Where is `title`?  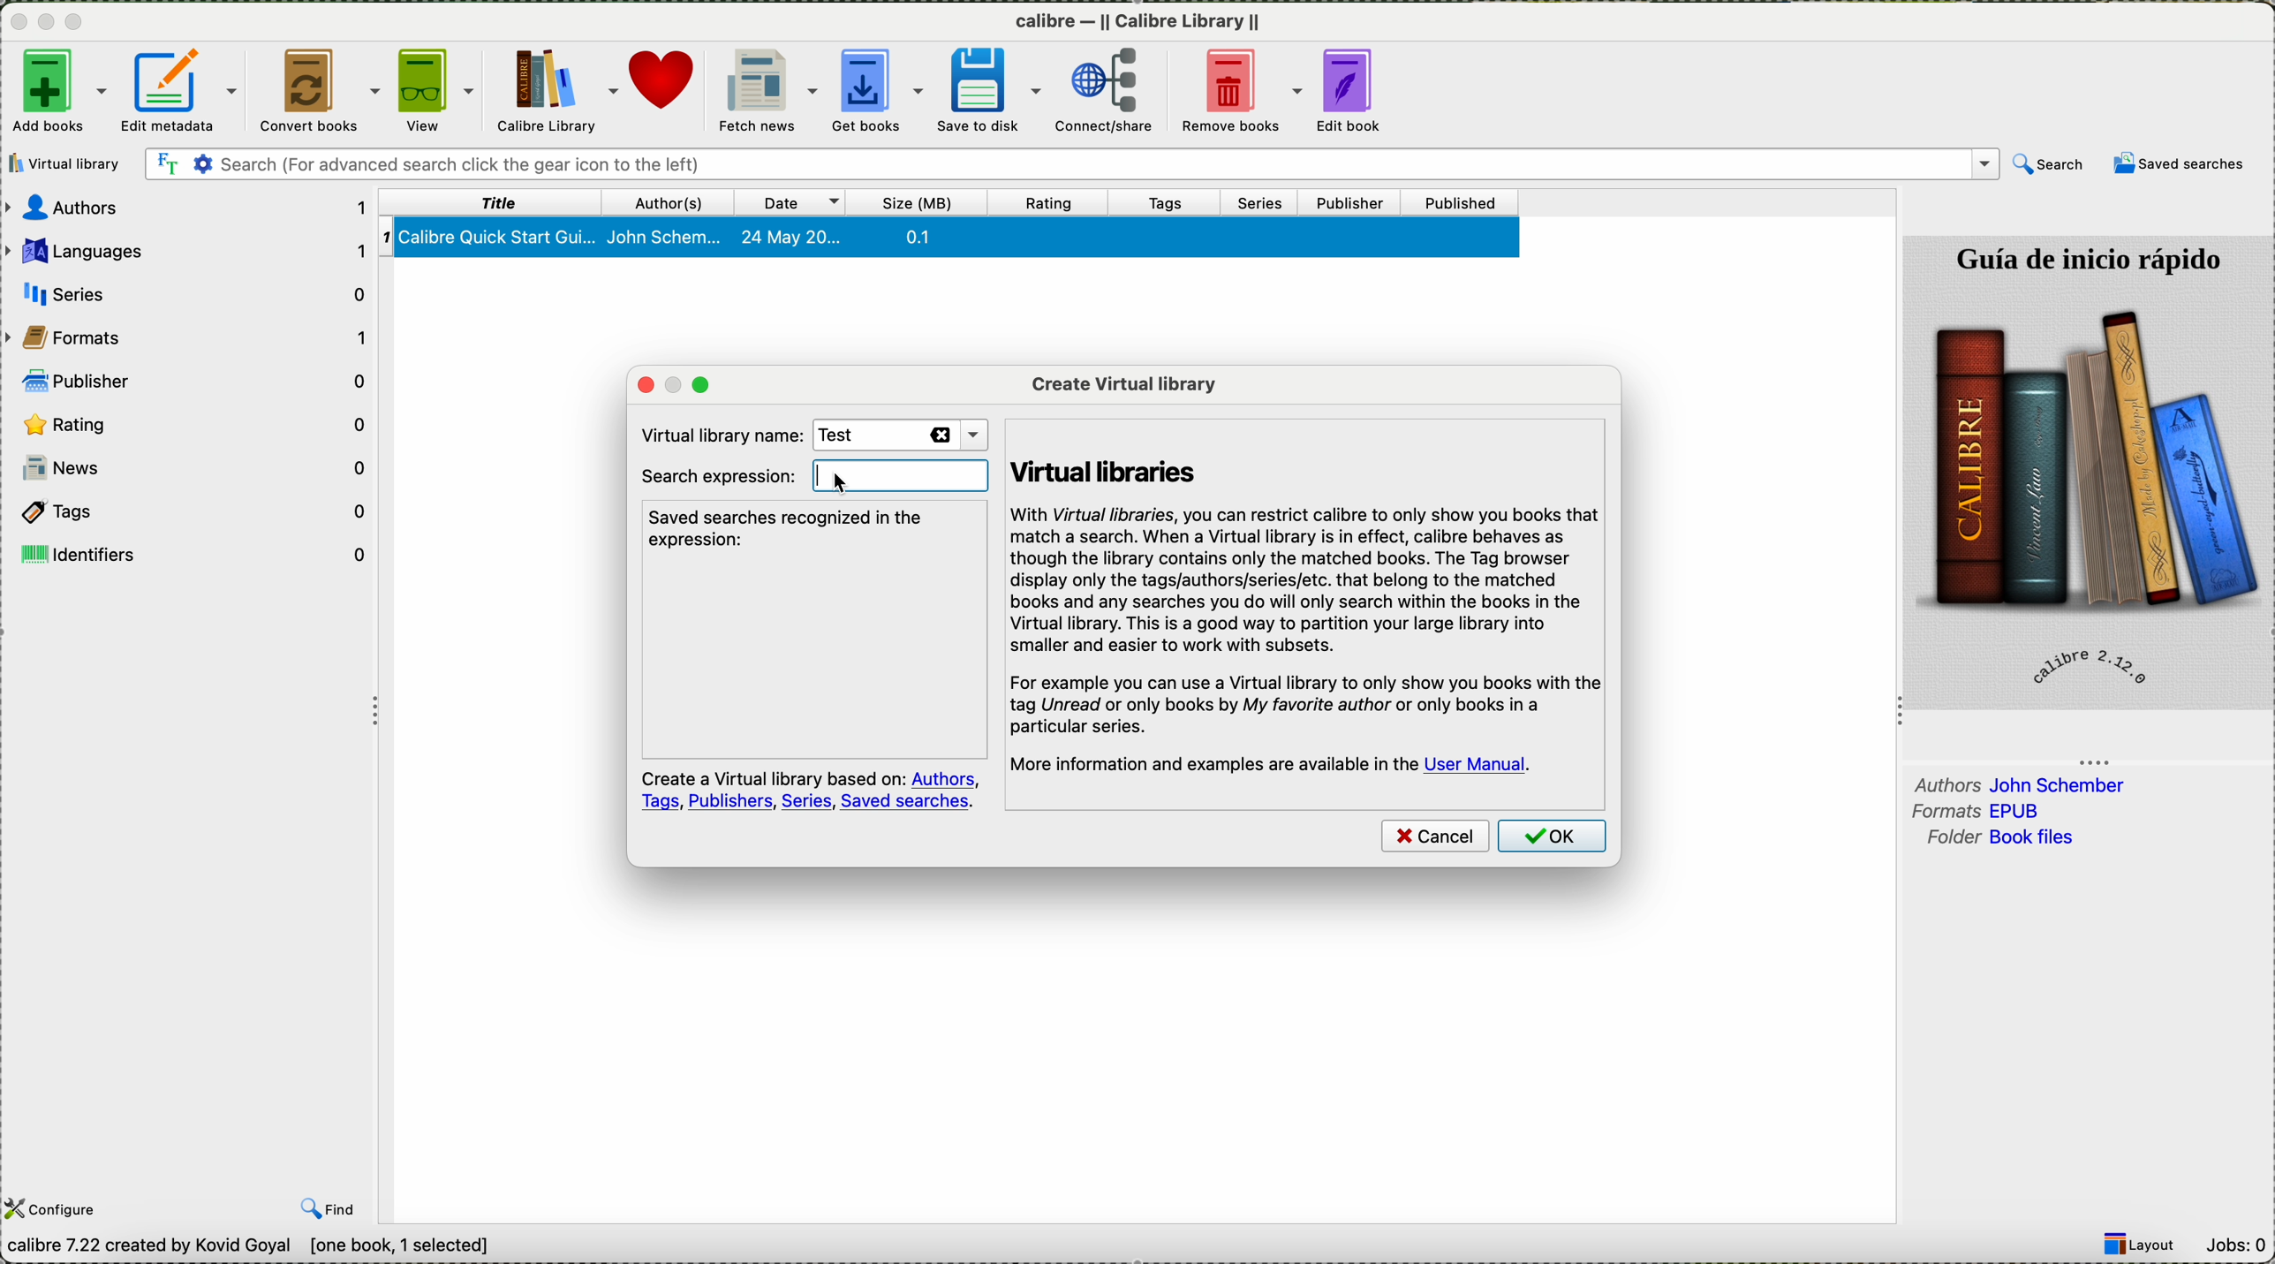
title is located at coordinates (497, 203).